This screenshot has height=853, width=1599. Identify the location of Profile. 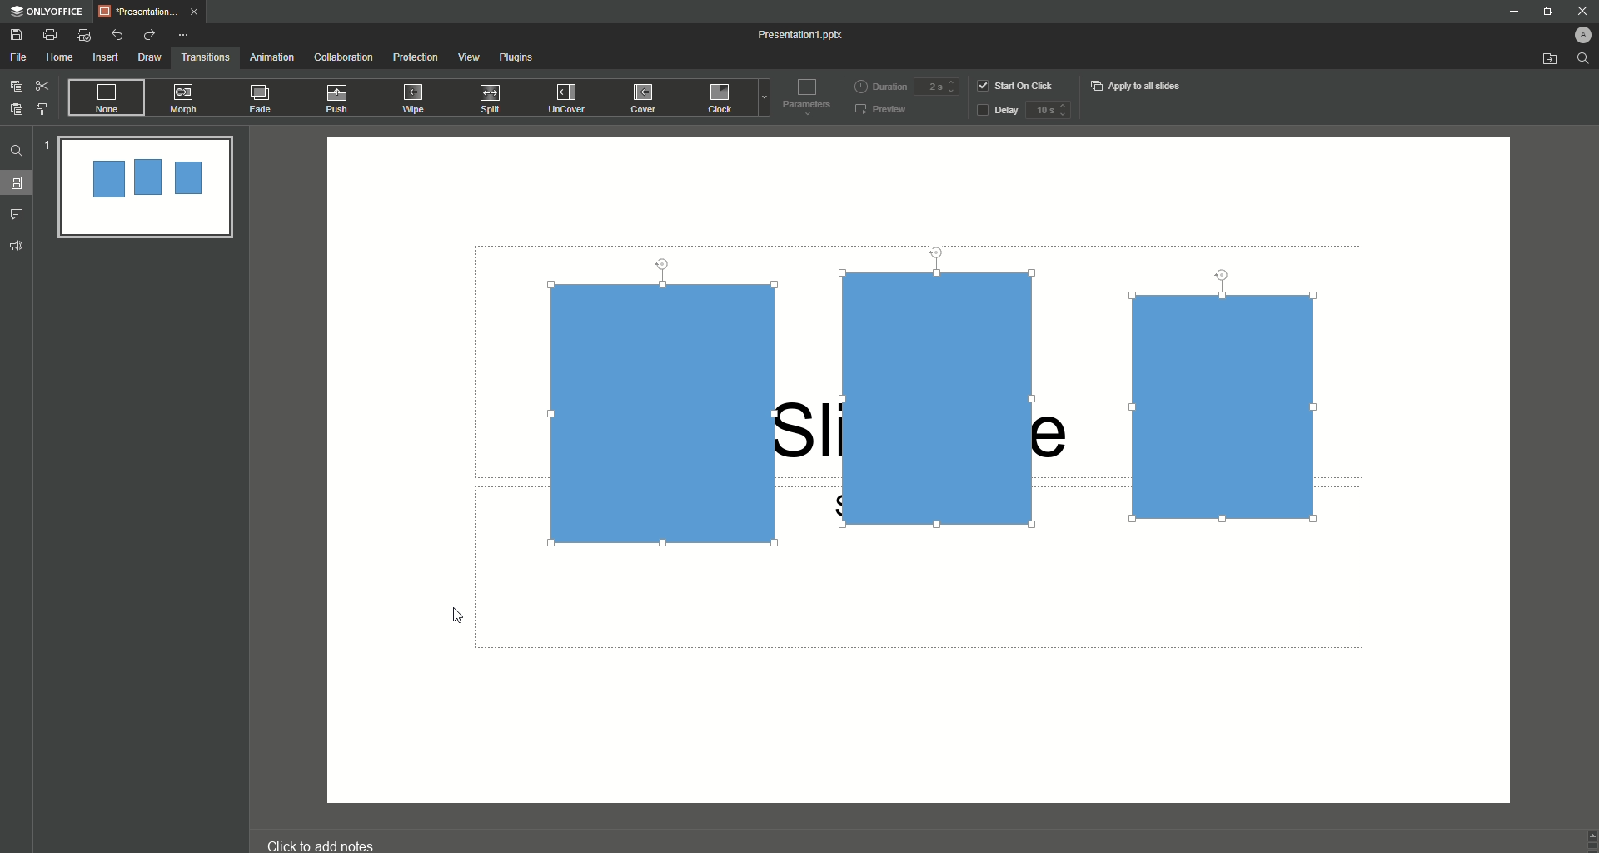
(1575, 32).